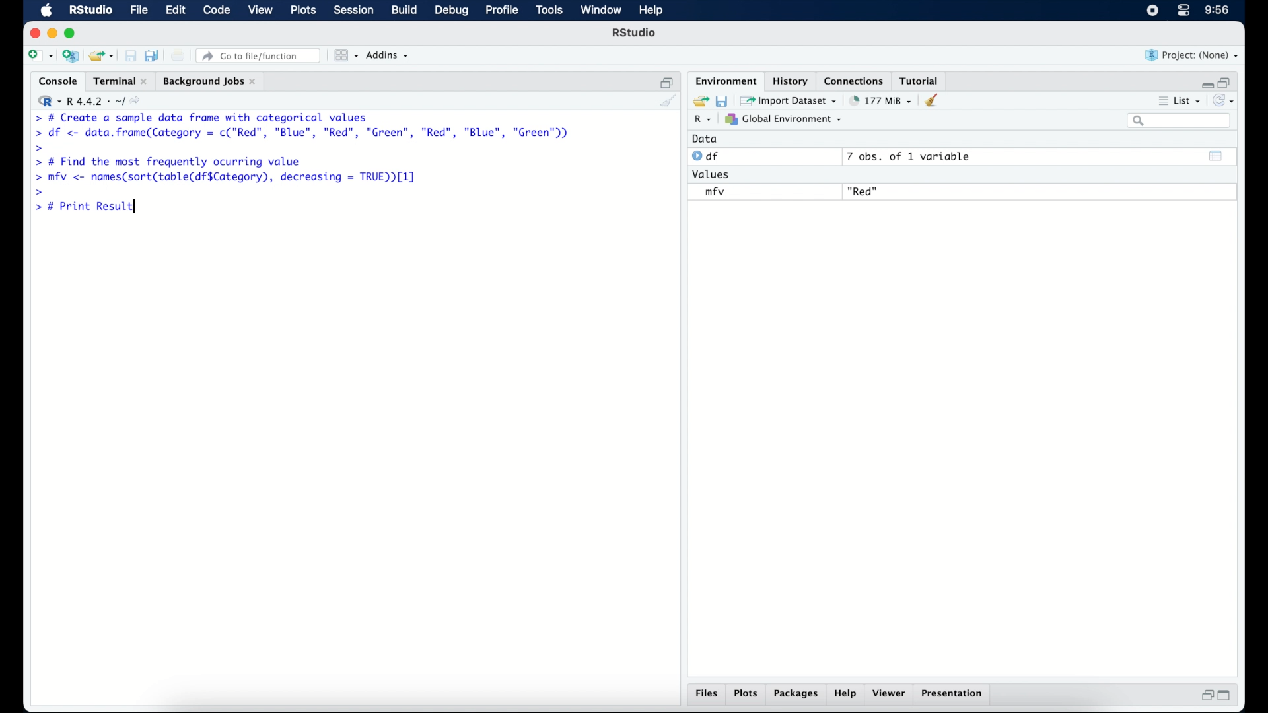 The width and height of the screenshot is (1268, 713). I want to click on tutorial, so click(922, 80).